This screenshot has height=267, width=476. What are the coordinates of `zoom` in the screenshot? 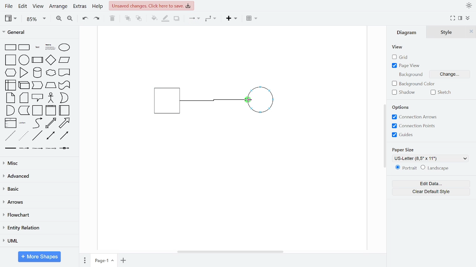 It's located at (36, 19).